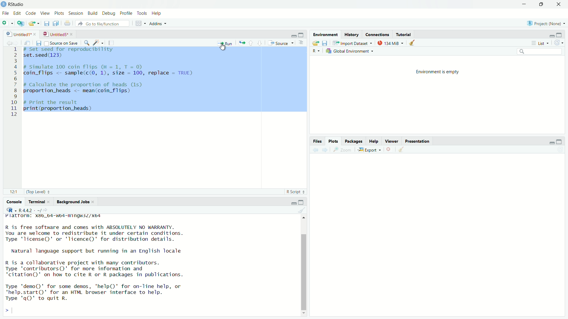 The width and height of the screenshot is (568, 319). Describe the element at coordinates (17, 42) in the screenshot. I see `go forward to the next source location` at that location.